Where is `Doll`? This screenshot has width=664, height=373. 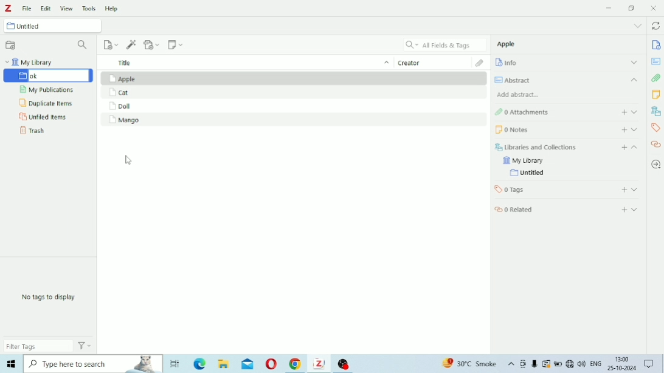 Doll is located at coordinates (125, 106).